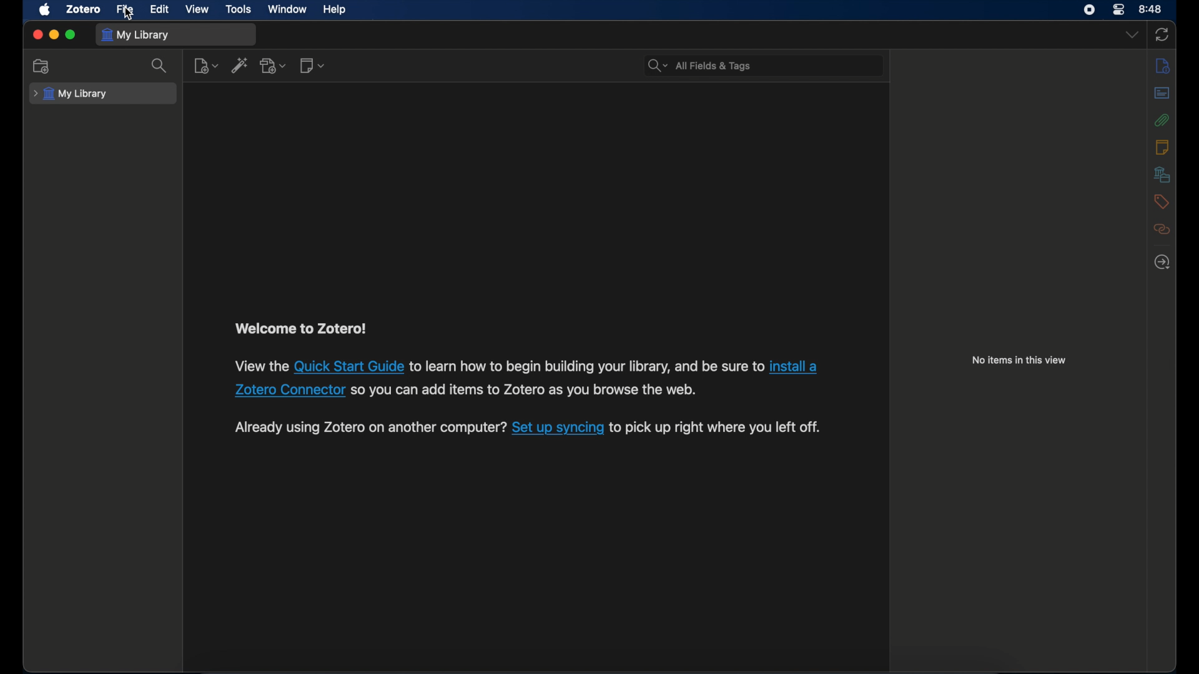  Describe the element at coordinates (135, 36) in the screenshot. I see `my library` at that location.